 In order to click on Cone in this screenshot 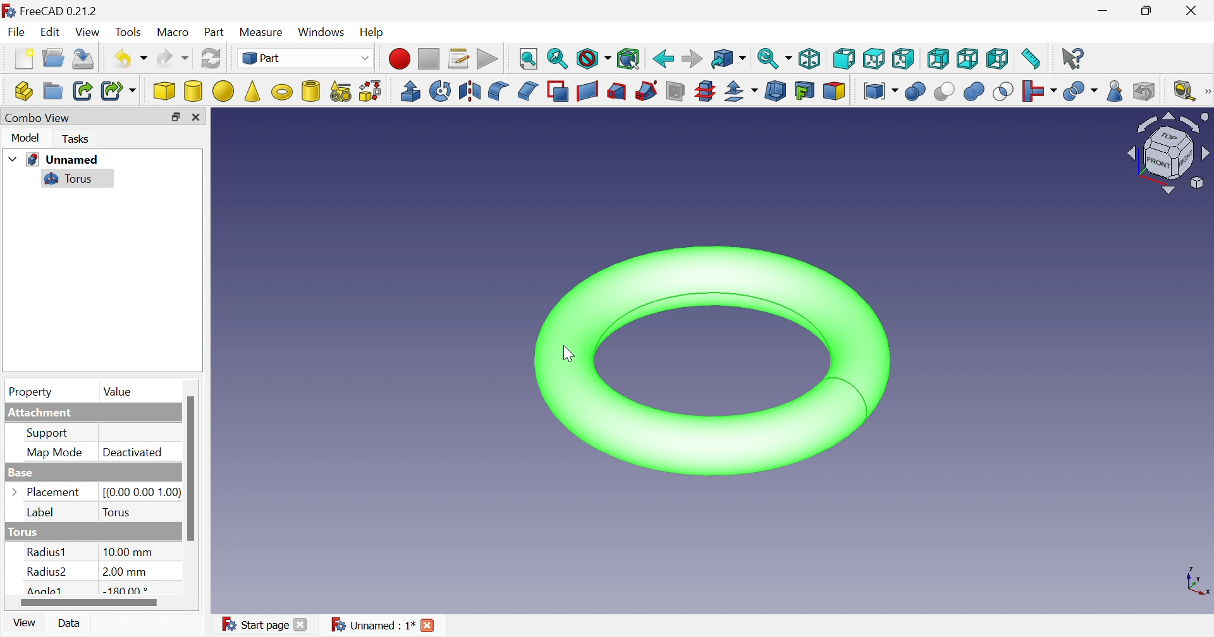, I will do `click(252, 92)`.